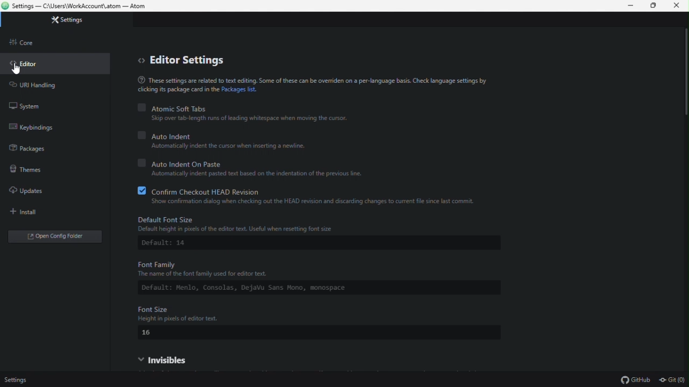  What do you see at coordinates (671, 379) in the screenshot?
I see `git` at bounding box center [671, 379].